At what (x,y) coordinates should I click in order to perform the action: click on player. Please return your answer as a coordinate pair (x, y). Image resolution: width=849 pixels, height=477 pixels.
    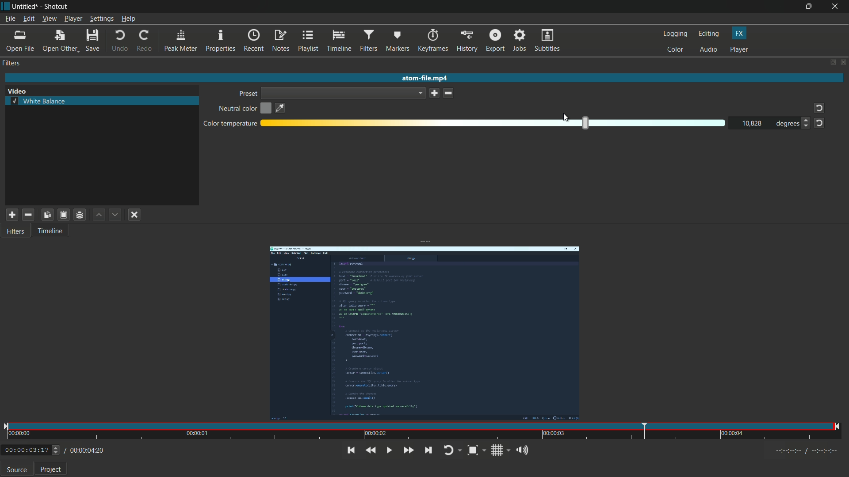
    Looking at the image, I should click on (739, 50).